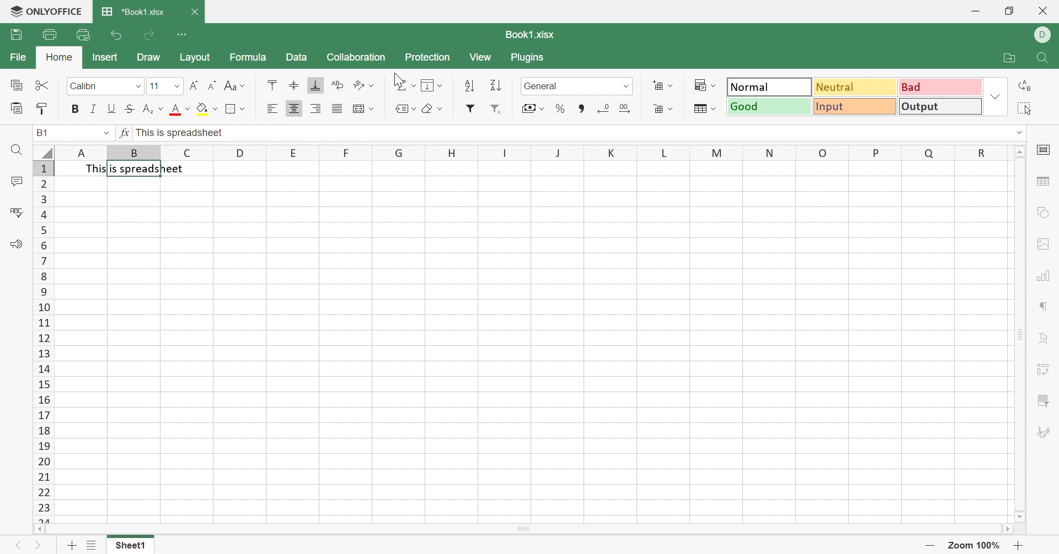 Image resolution: width=1059 pixels, height=554 pixels. Describe the element at coordinates (111, 107) in the screenshot. I see `Underline` at that location.